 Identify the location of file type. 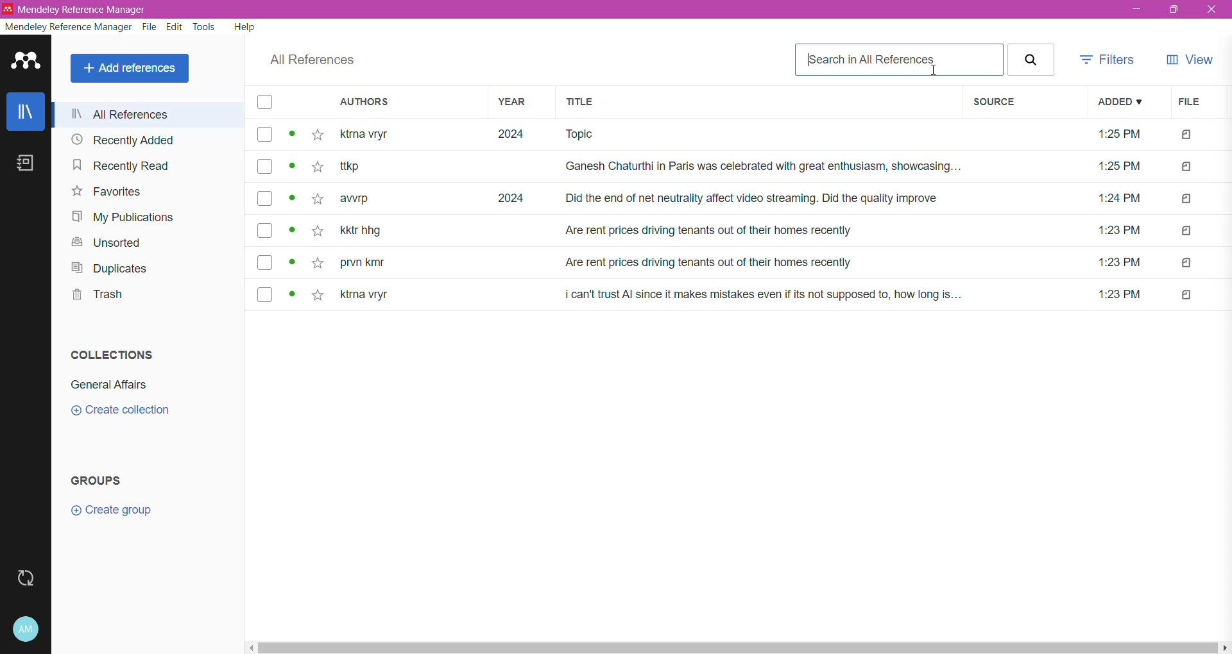
(1186, 231).